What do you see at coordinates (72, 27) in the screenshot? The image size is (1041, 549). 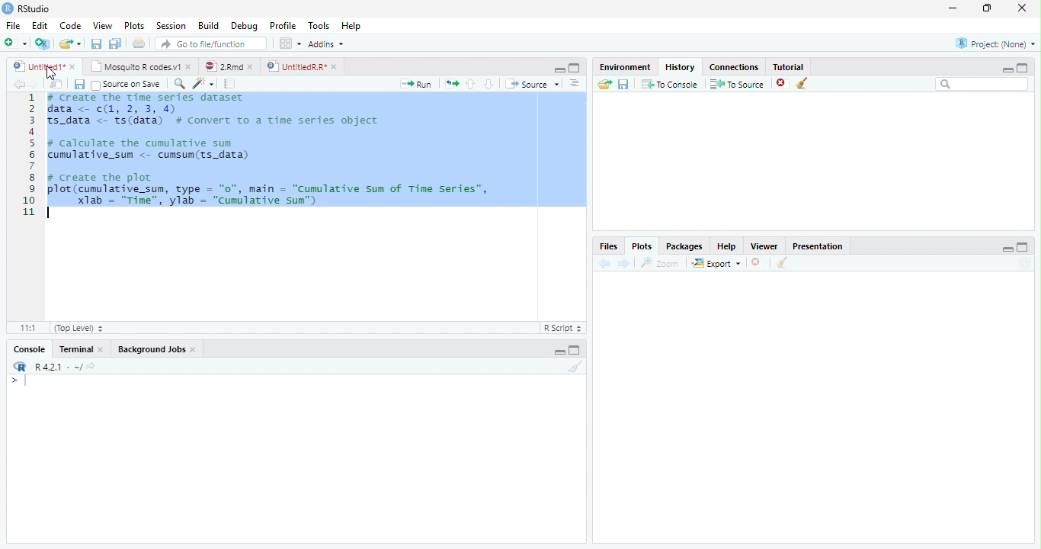 I see `Code` at bounding box center [72, 27].